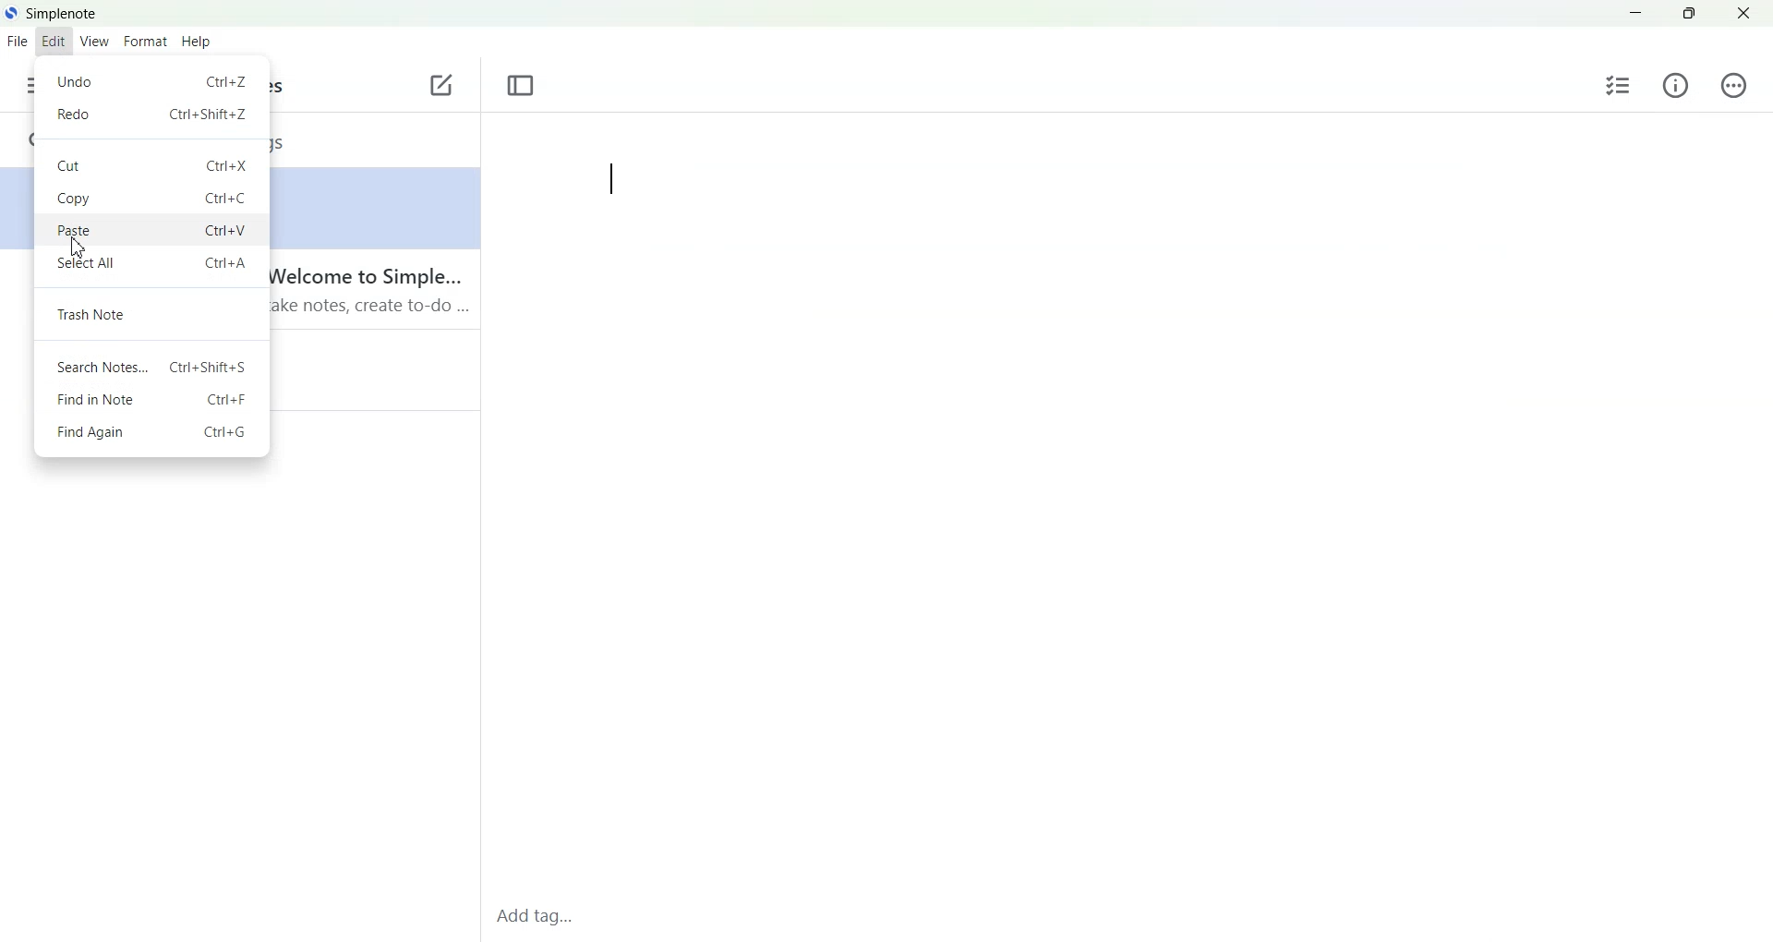  Describe the element at coordinates (440, 86) in the screenshot. I see `Add new notes` at that location.